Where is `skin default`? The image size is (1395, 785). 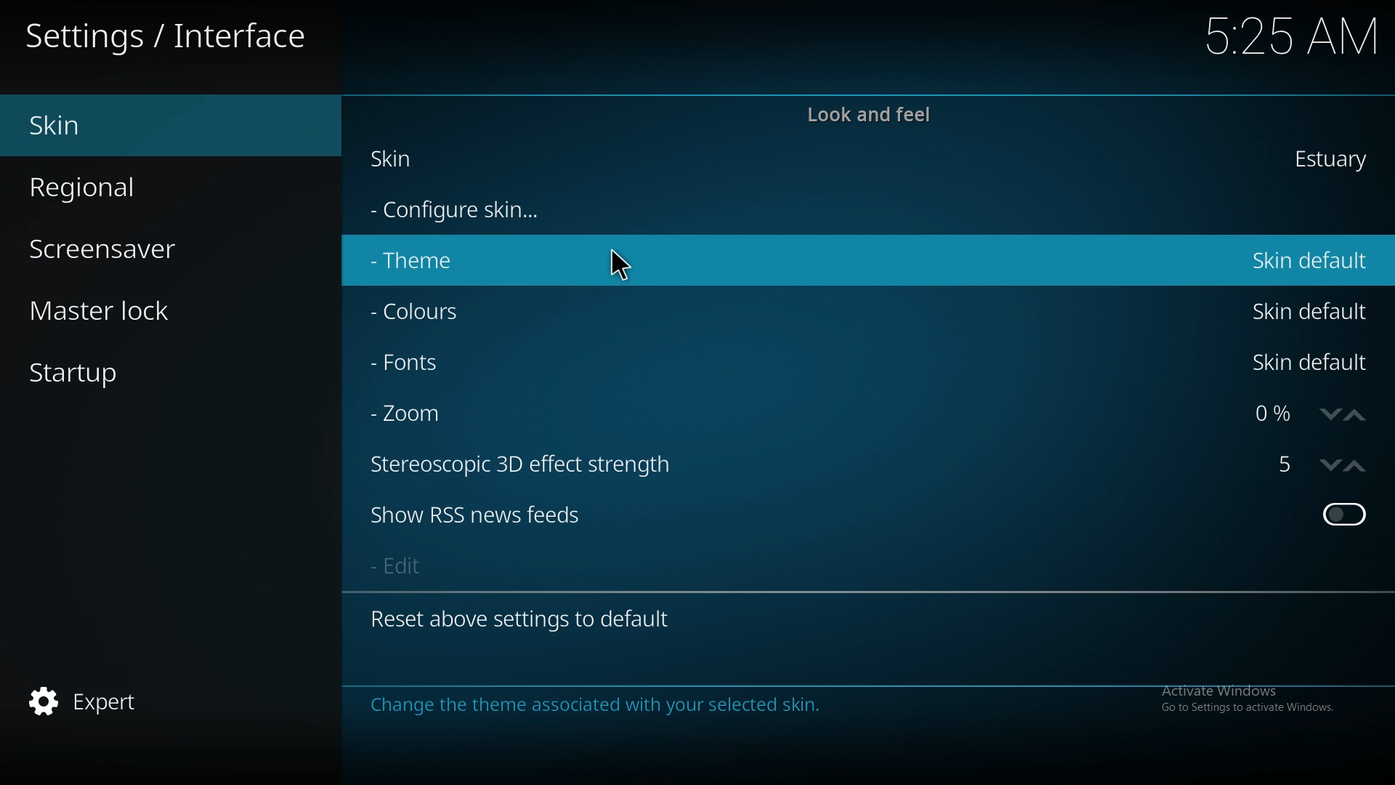
skin default is located at coordinates (1306, 311).